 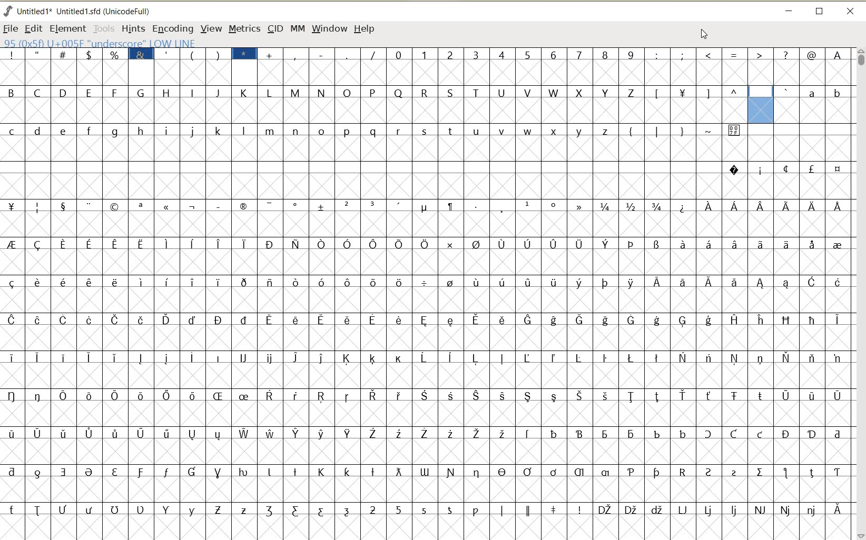 I want to click on GLYPHY CHARACTERS, so click(x=816, y=104).